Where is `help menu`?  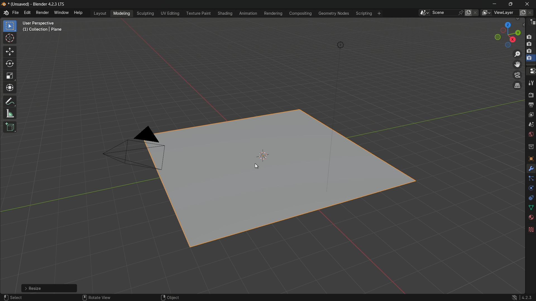
help menu is located at coordinates (79, 13).